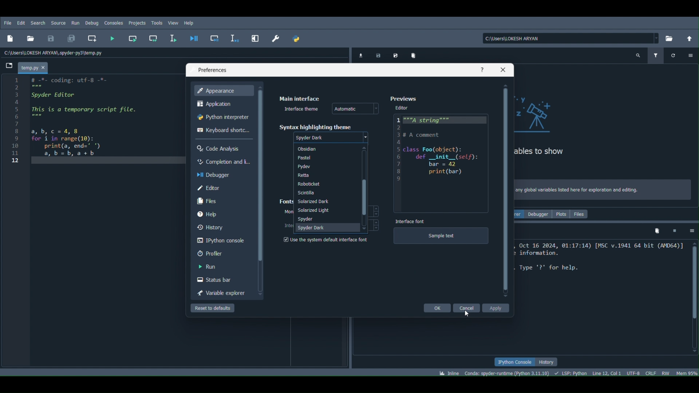 This screenshot has height=393, width=699. Describe the element at coordinates (223, 228) in the screenshot. I see `History` at that location.